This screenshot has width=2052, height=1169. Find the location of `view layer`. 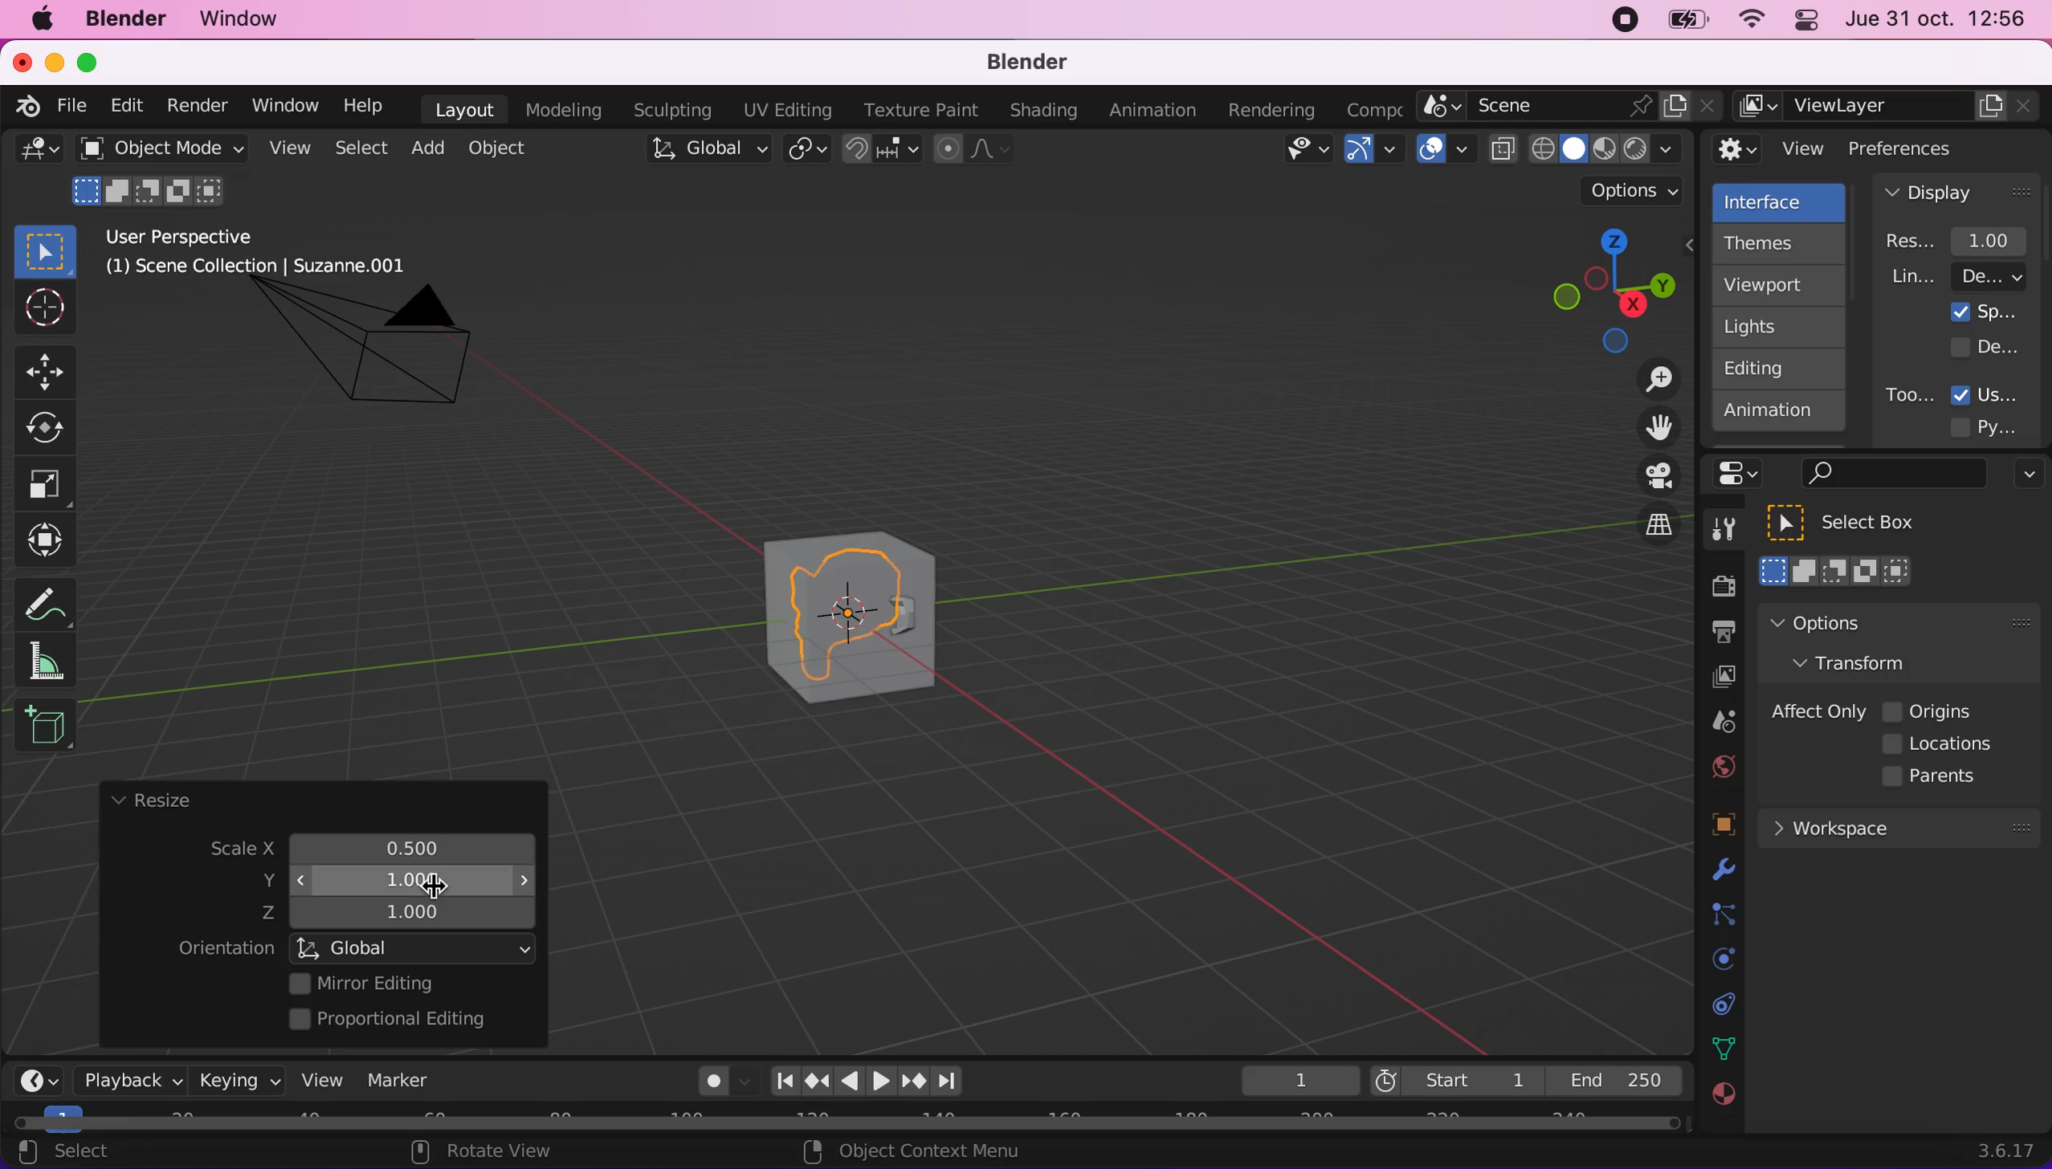

view layer is located at coordinates (1889, 107).